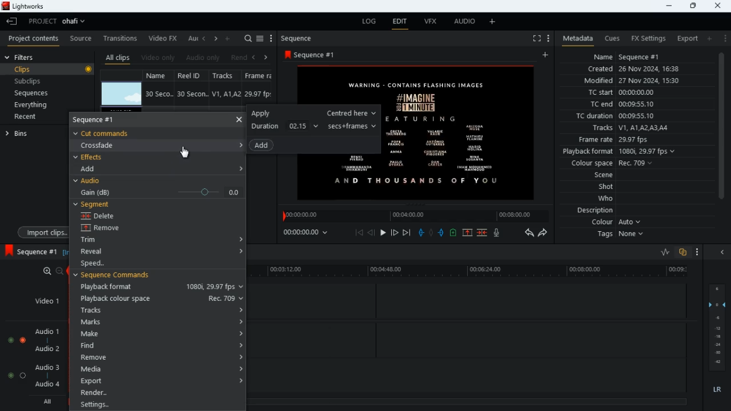 This screenshot has width=731, height=411. I want to click on tracks, so click(161, 310).